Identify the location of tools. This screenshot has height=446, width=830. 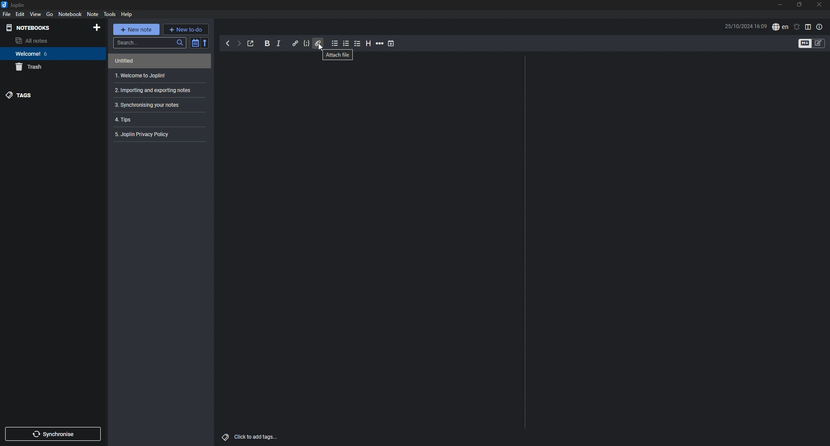
(110, 14).